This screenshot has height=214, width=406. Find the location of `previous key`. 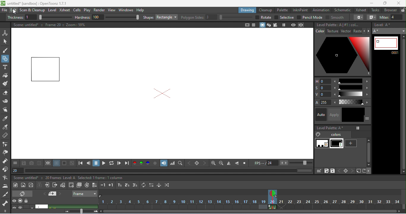

previous key is located at coordinates (339, 170).